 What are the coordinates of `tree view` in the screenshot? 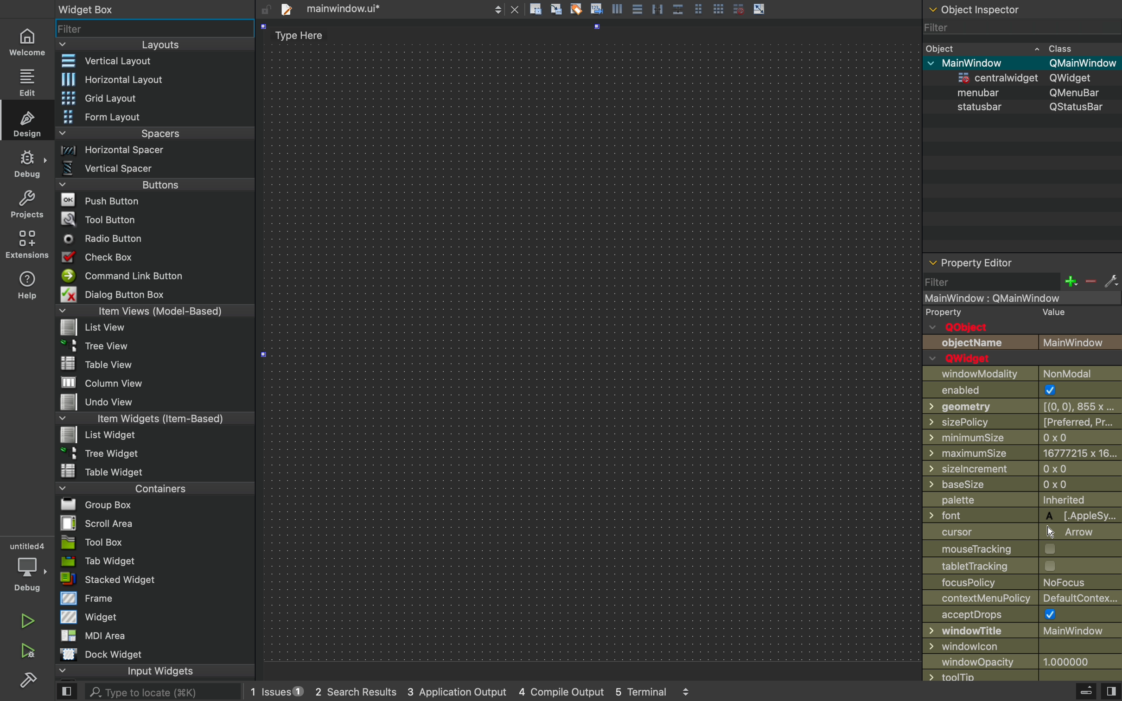 It's located at (153, 345).